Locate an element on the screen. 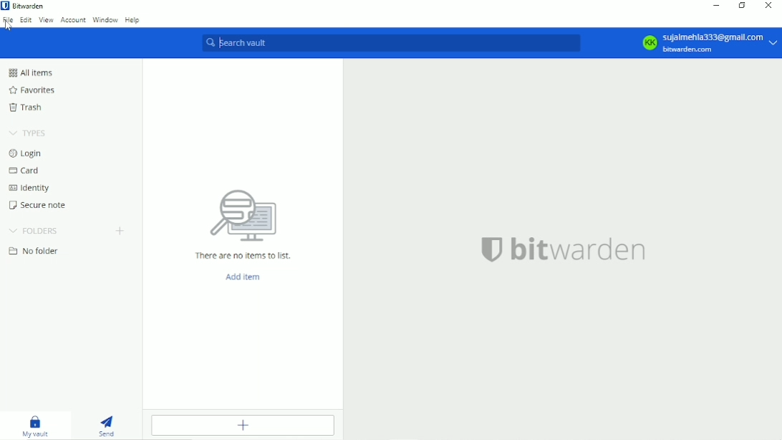 Image resolution: width=782 pixels, height=440 pixels. View is located at coordinates (46, 20).